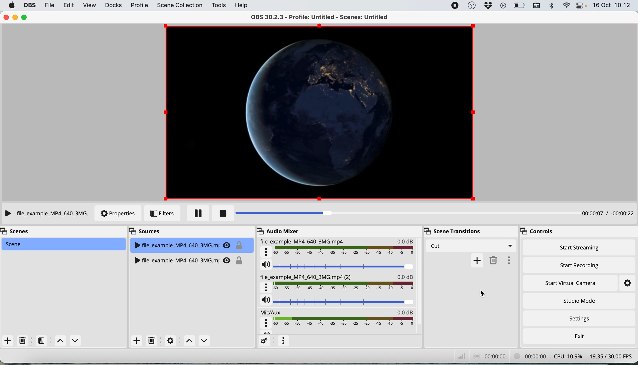 The image size is (638, 365). I want to click on  file_example_MP4_640_3MG.mj, so click(189, 244).